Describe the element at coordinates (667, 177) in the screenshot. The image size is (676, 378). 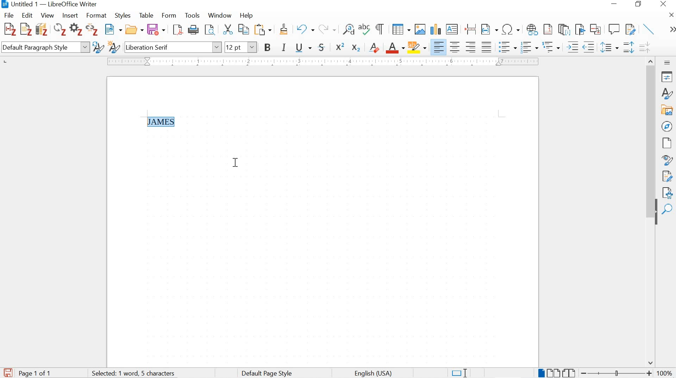
I see `manage changes` at that location.